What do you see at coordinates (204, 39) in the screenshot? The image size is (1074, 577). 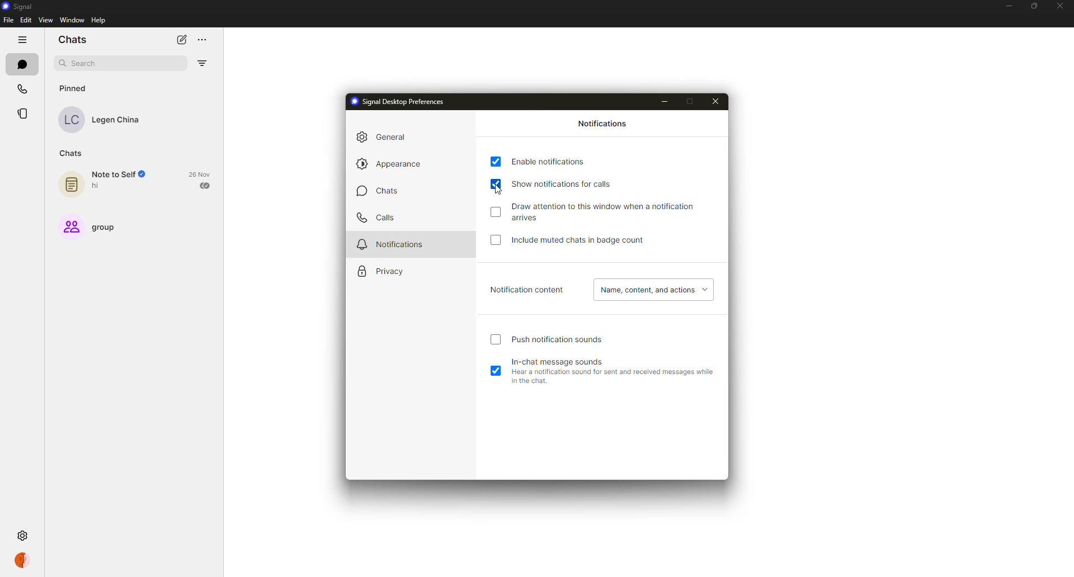 I see `more` at bounding box center [204, 39].